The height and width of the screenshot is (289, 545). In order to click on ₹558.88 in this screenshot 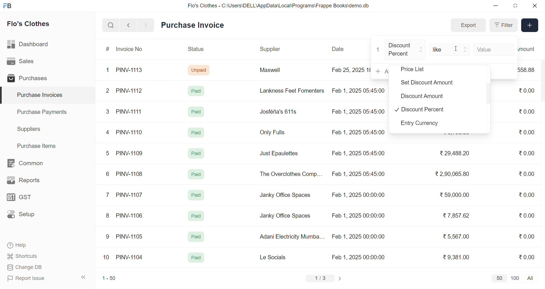, I will do `click(529, 70)`.